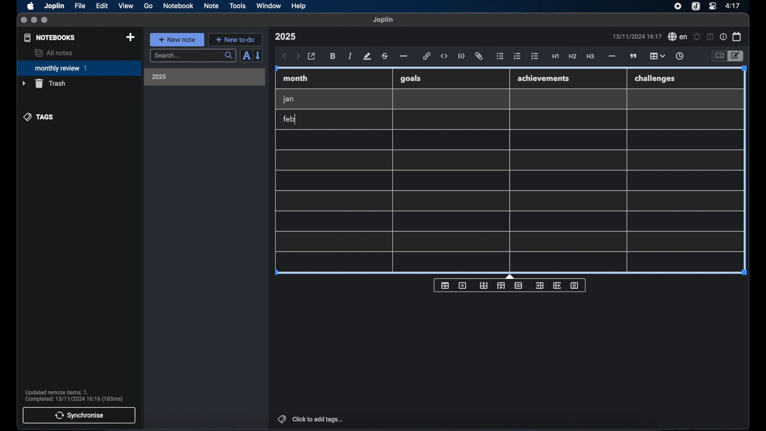 This screenshot has height=431, width=766. What do you see at coordinates (656, 56) in the screenshot?
I see `table highlighted` at bounding box center [656, 56].